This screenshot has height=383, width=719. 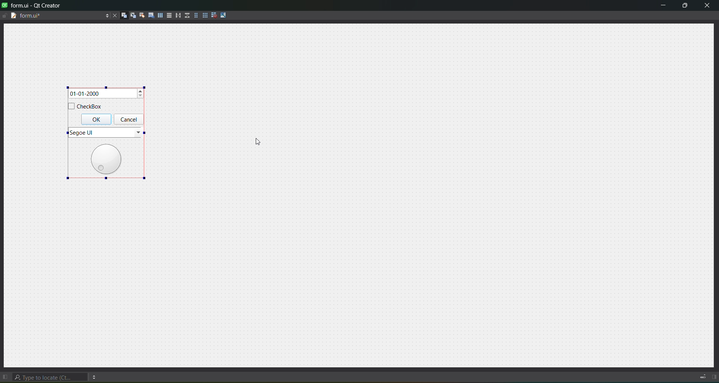 I want to click on edit signals, so click(x=132, y=15).